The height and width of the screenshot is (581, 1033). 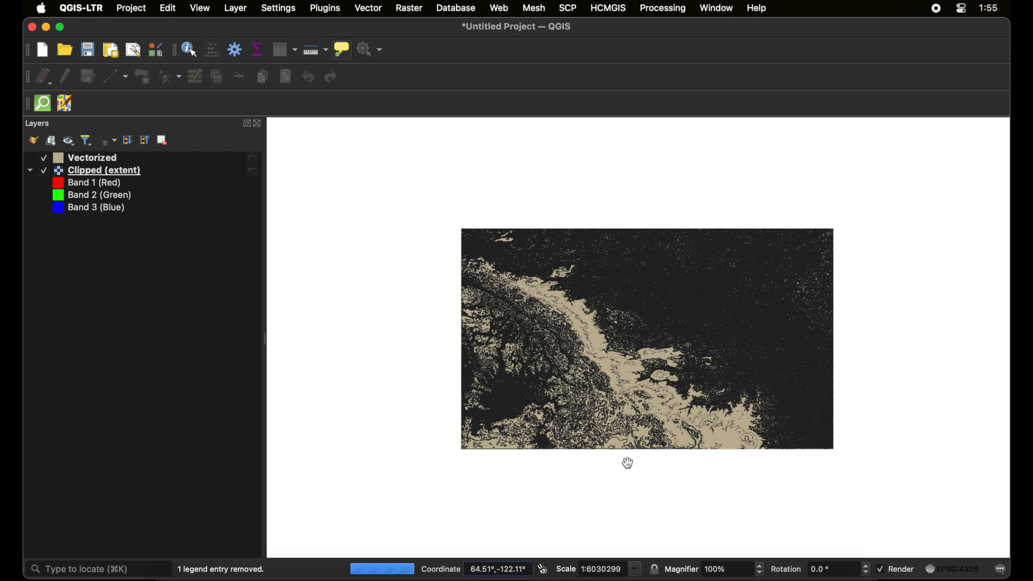 I want to click on edit, so click(x=168, y=8).